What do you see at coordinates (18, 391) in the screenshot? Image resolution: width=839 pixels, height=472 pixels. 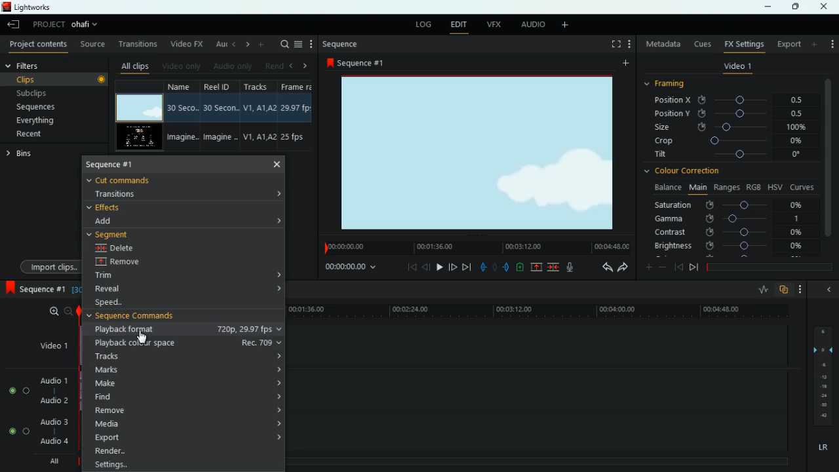 I see `Audio` at bounding box center [18, 391].